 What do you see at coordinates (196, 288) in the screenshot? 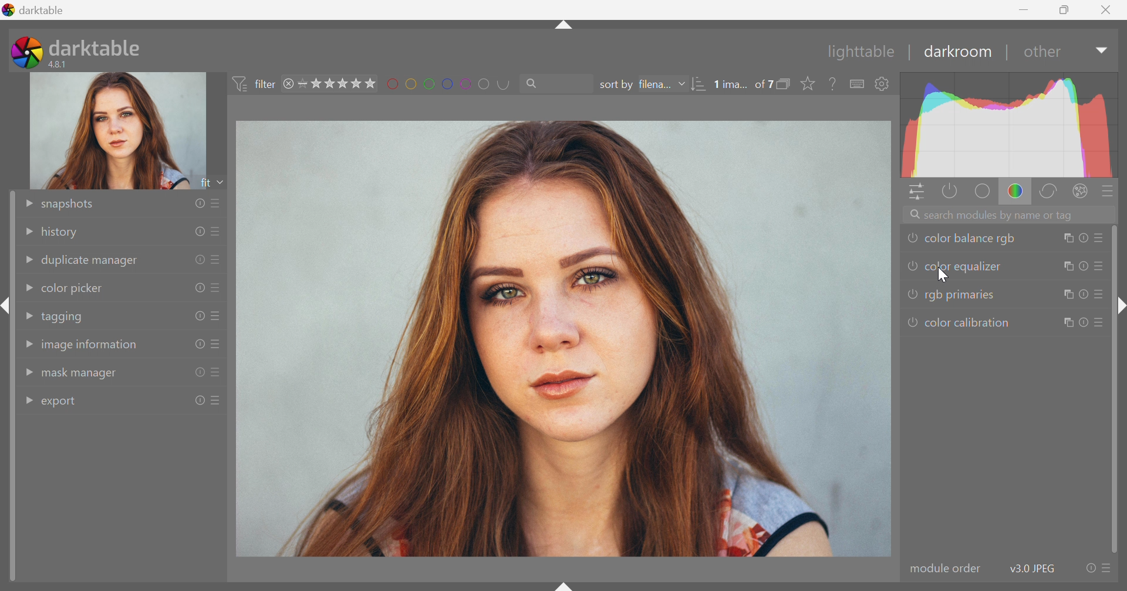
I see `reset` at bounding box center [196, 288].